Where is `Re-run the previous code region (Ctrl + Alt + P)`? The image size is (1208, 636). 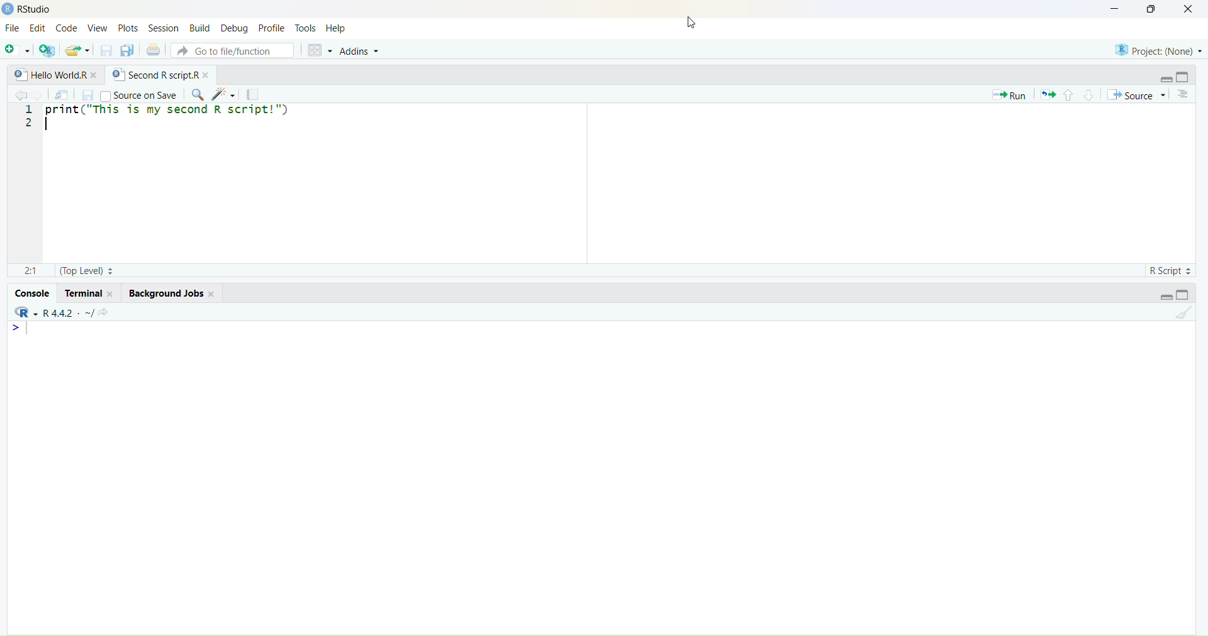
Re-run the previous code region (Ctrl + Alt + P) is located at coordinates (1048, 94).